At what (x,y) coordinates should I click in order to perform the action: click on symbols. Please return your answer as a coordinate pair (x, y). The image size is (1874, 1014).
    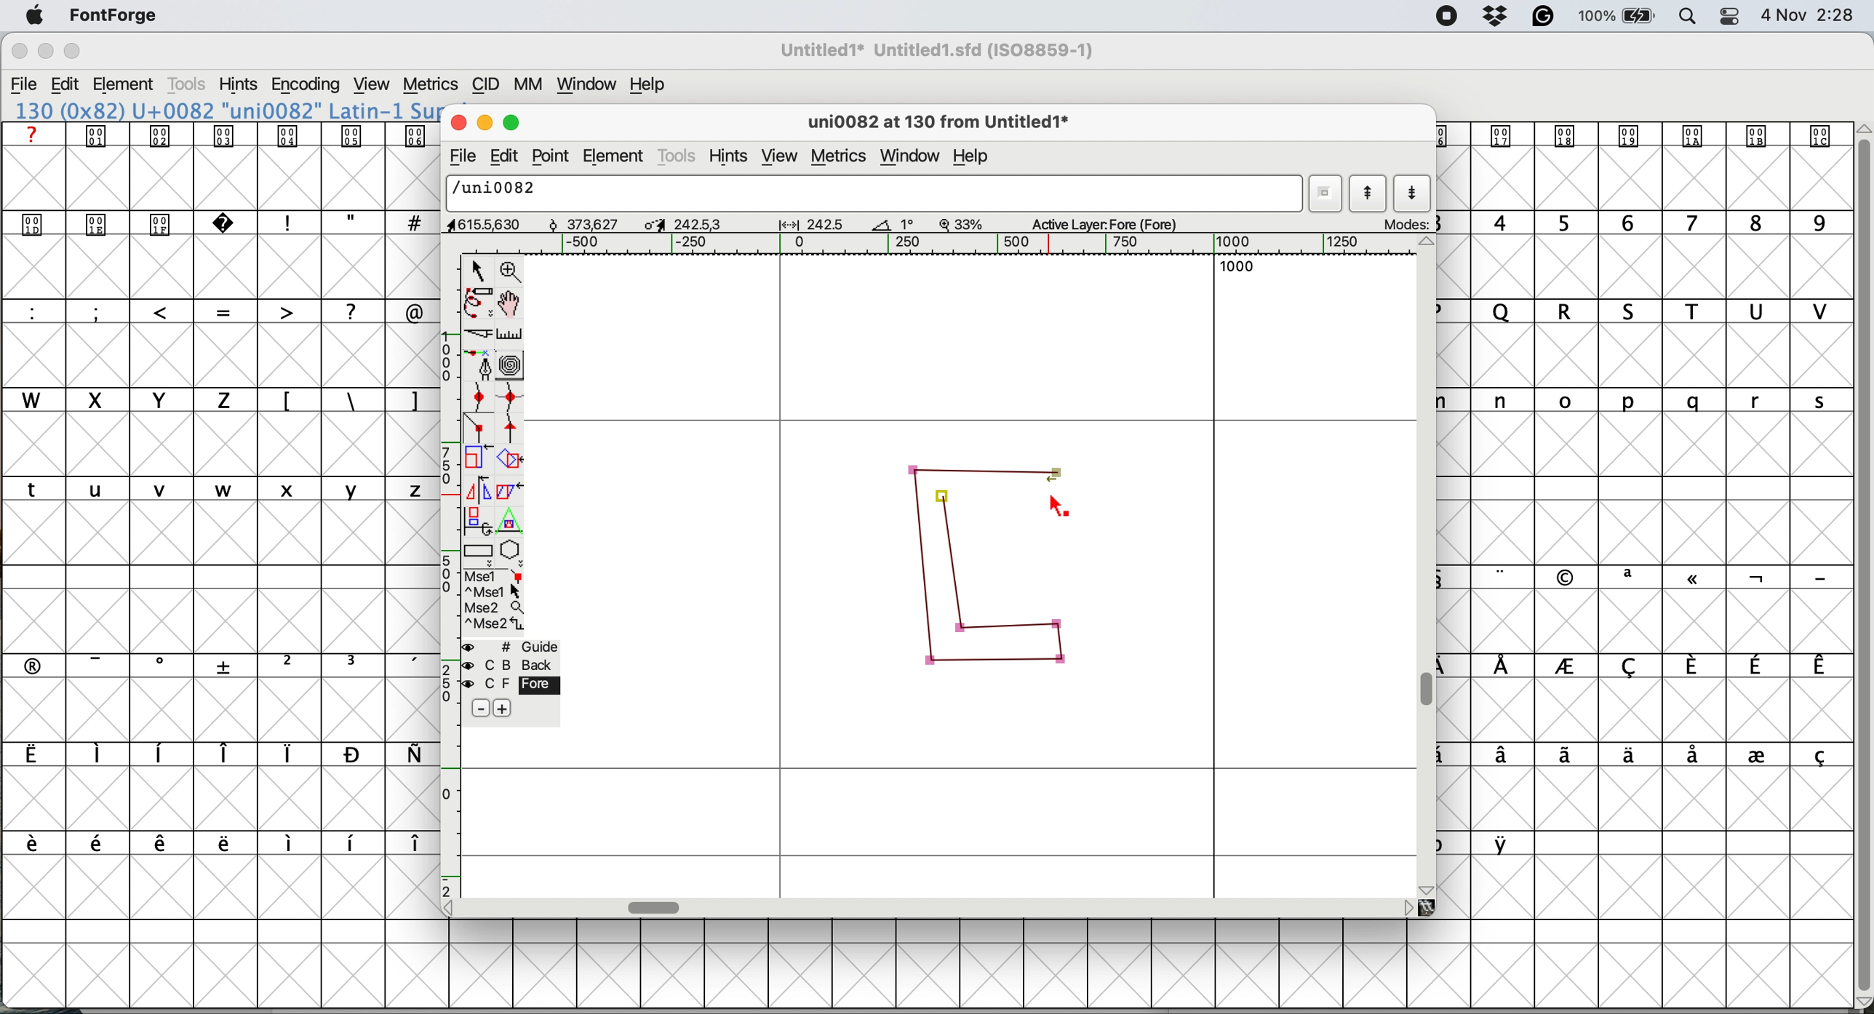
    Looking at the image, I should click on (351, 402).